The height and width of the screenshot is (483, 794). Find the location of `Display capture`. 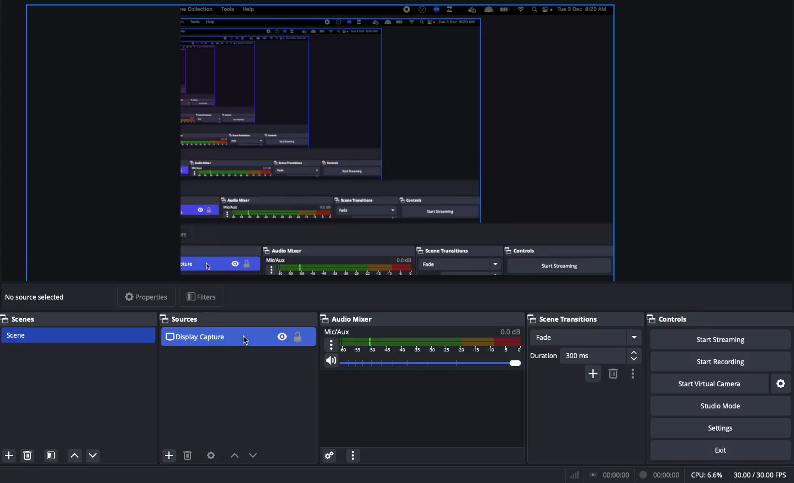

Display capture is located at coordinates (198, 338).